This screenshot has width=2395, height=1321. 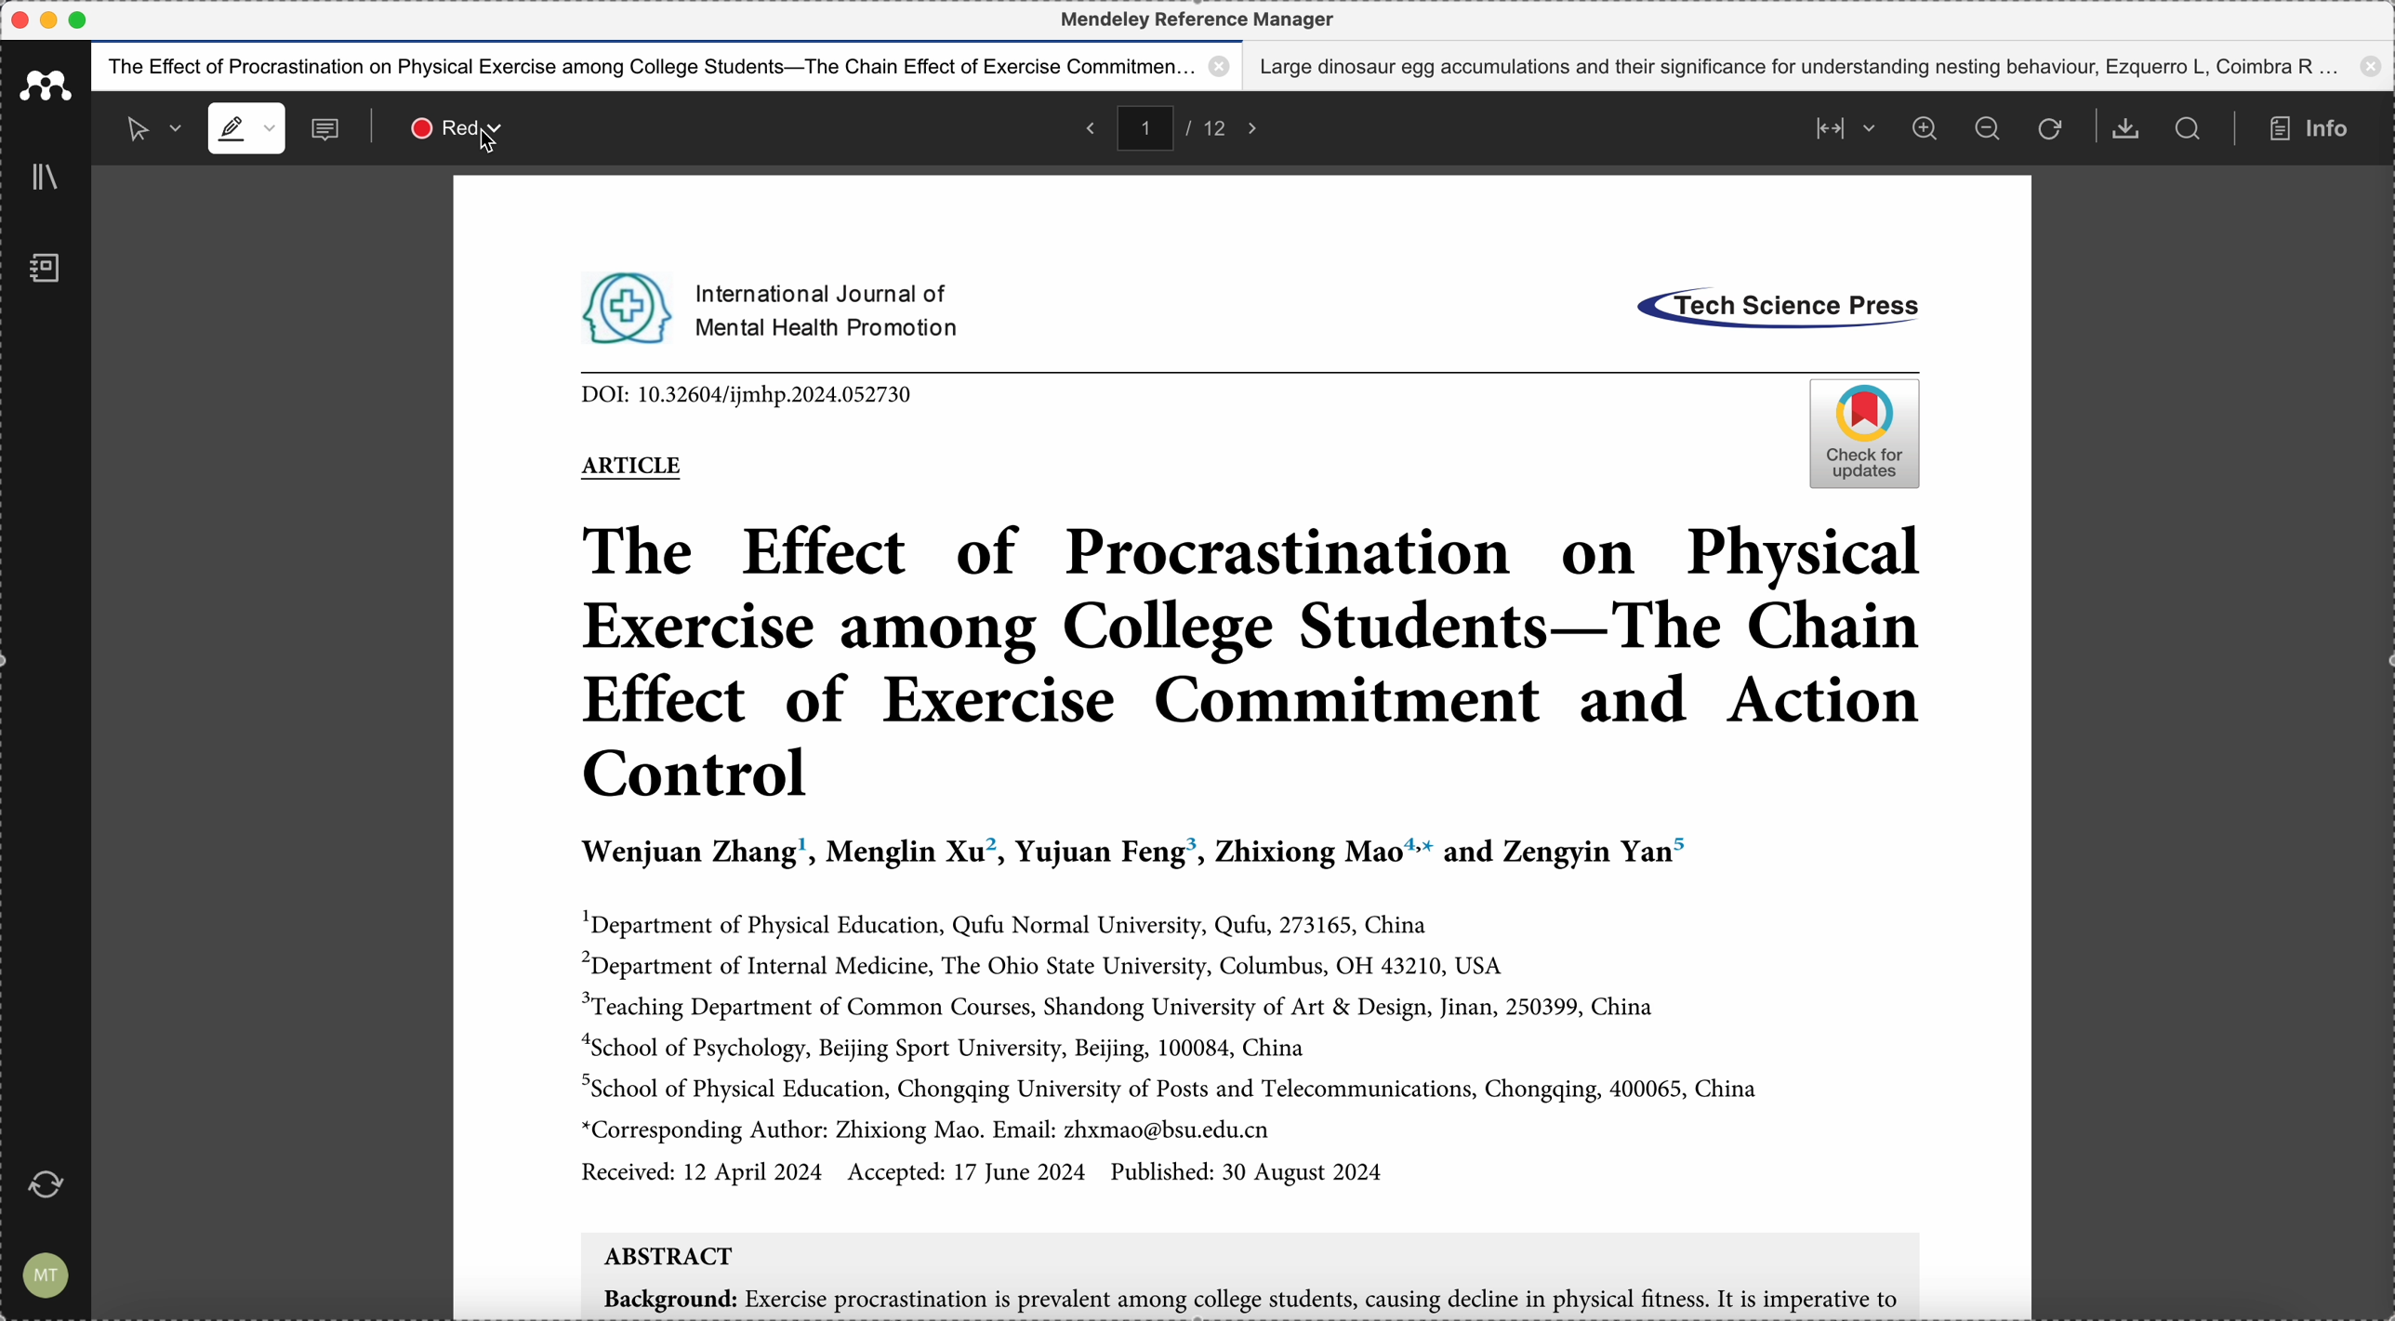 I want to click on back, so click(x=1087, y=126).